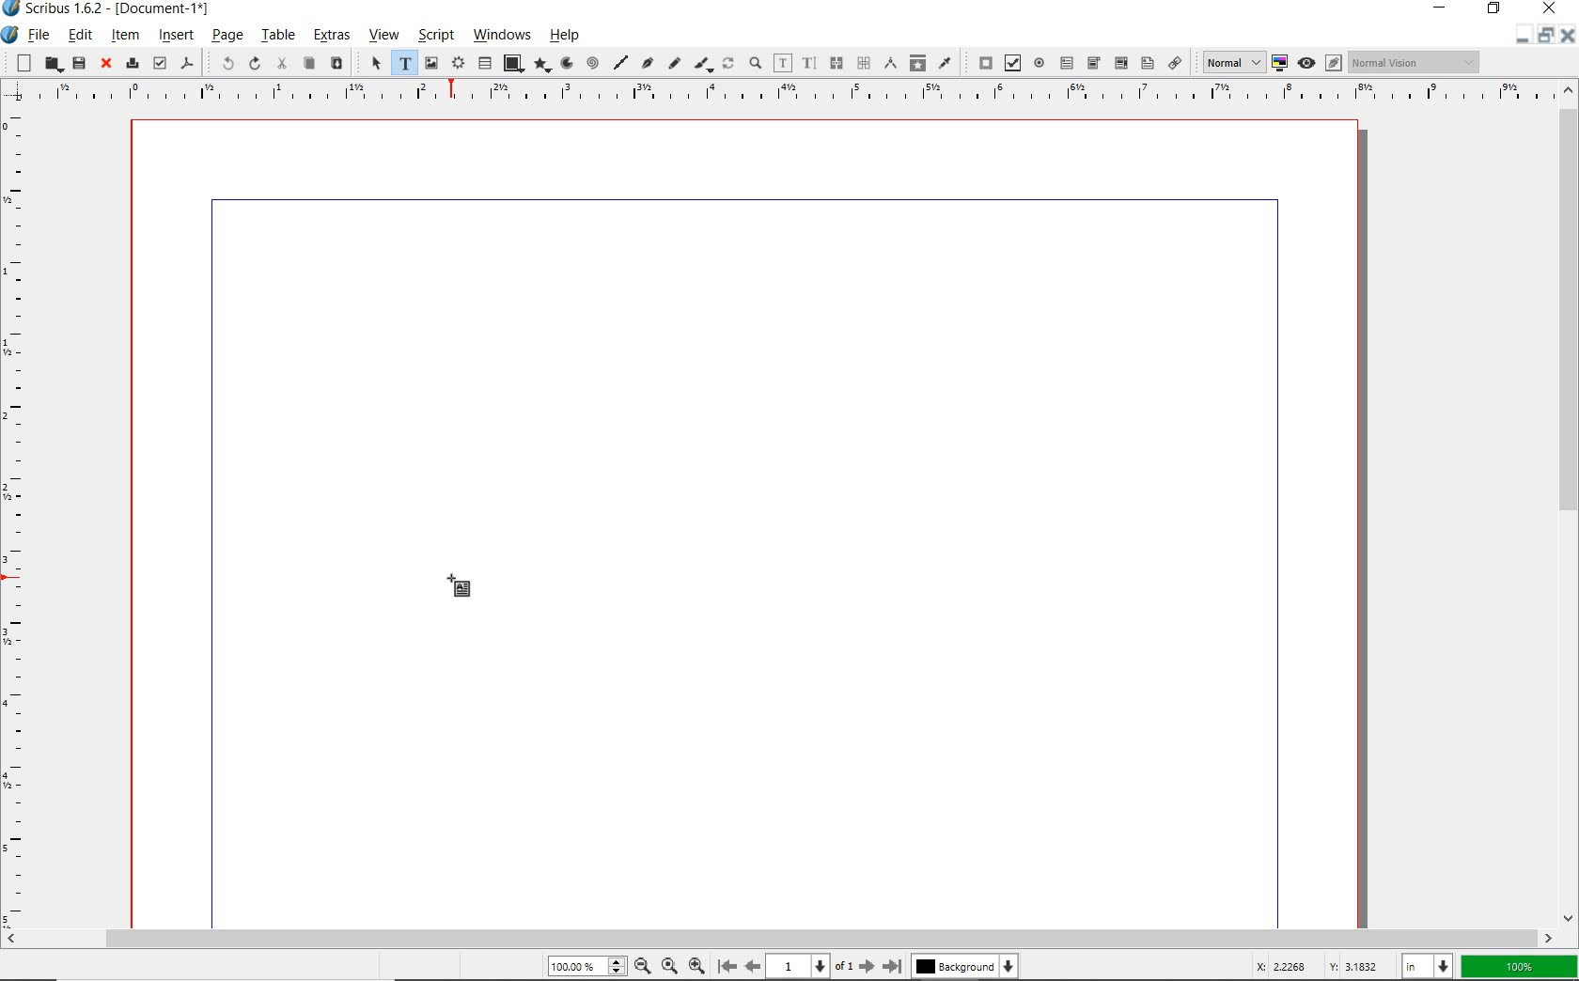 The width and height of the screenshot is (1579, 981). What do you see at coordinates (336, 64) in the screenshot?
I see `paste` at bounding box center [336, 64].